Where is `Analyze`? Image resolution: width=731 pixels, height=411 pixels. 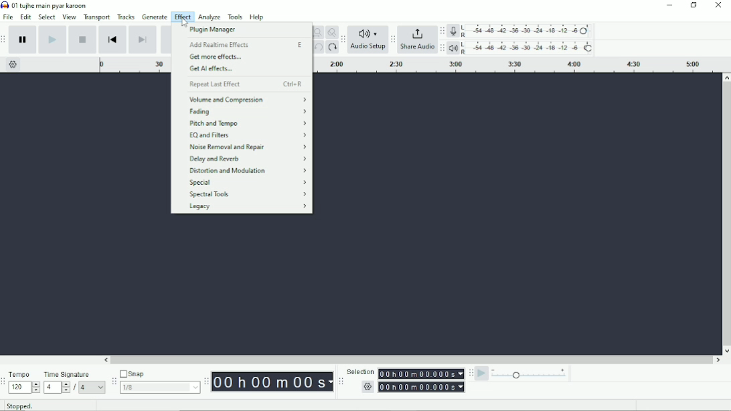
Analyze is located at coordinates (210, 17).